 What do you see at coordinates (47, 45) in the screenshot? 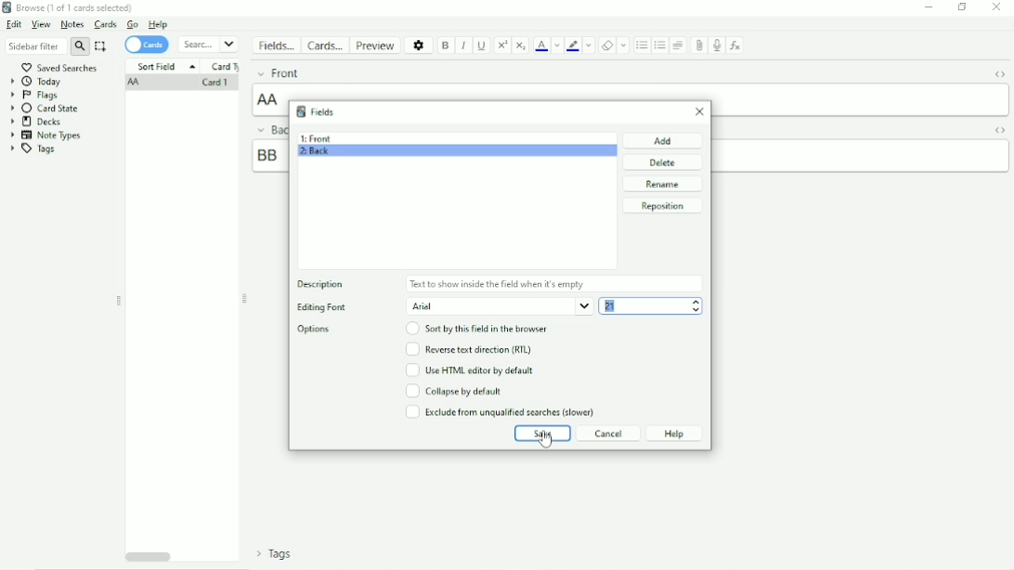
I see `Sidebar filter` at bounding box center [47, 45].